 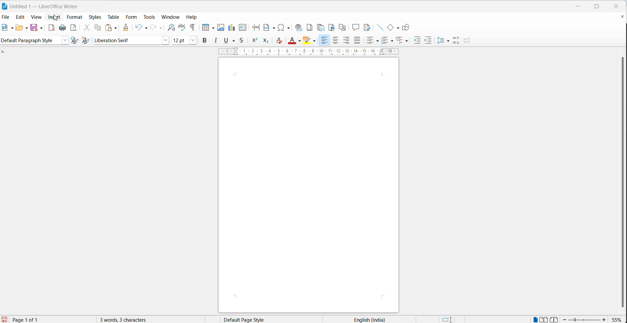 I want to click on open, so click(x=18, y=28).